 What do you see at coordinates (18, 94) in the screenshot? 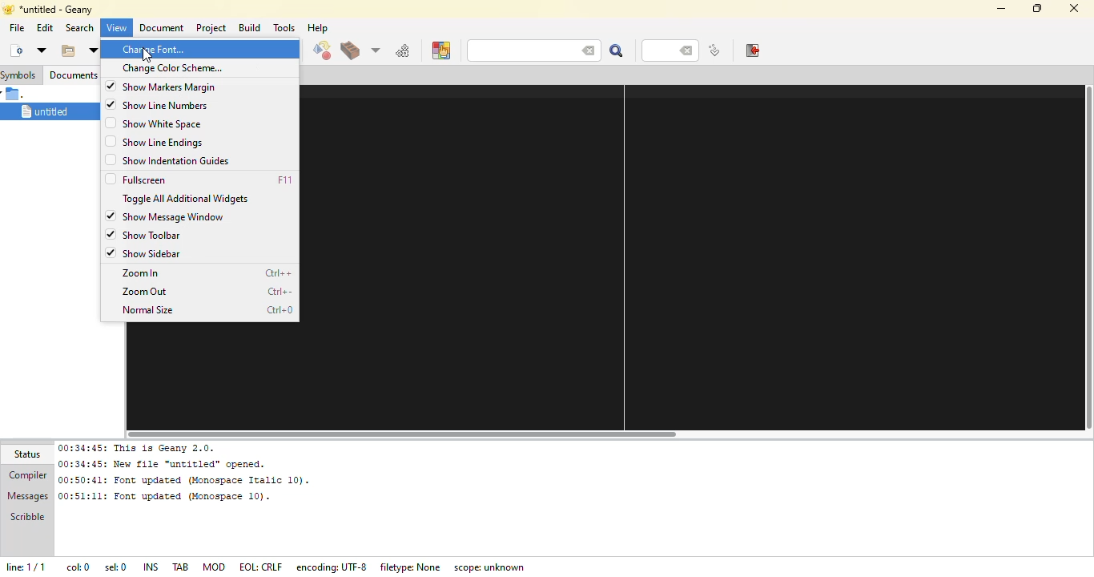
I see `.` at bounding box center [18, 94].